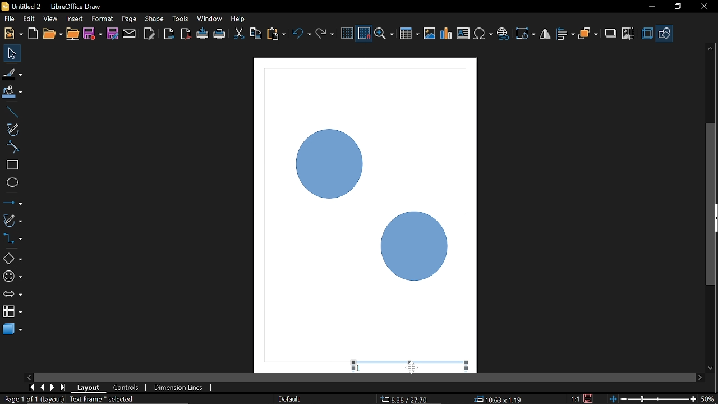 The width and height of the screenshot is (718, 404). I want to click on Minimize, so click(650, 7).